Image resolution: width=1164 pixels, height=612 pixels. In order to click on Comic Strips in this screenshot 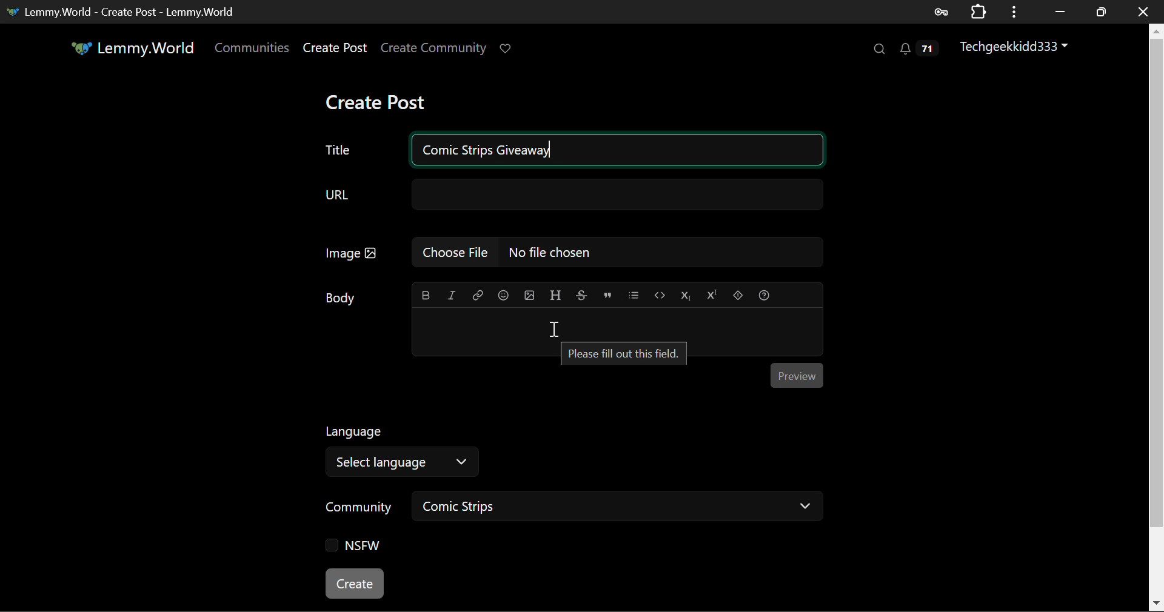, I will do `click(619, 505)`.